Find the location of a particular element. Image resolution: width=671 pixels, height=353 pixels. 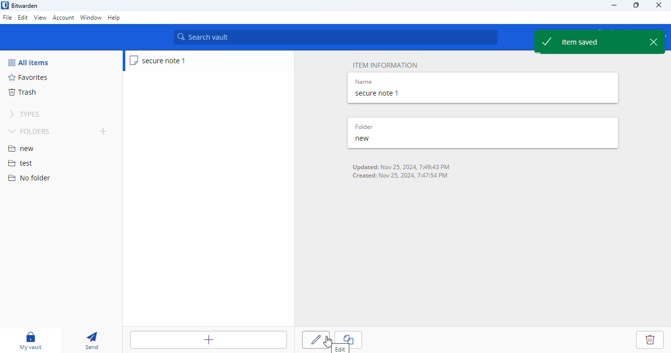

logo is located at coordinates (5, 5).